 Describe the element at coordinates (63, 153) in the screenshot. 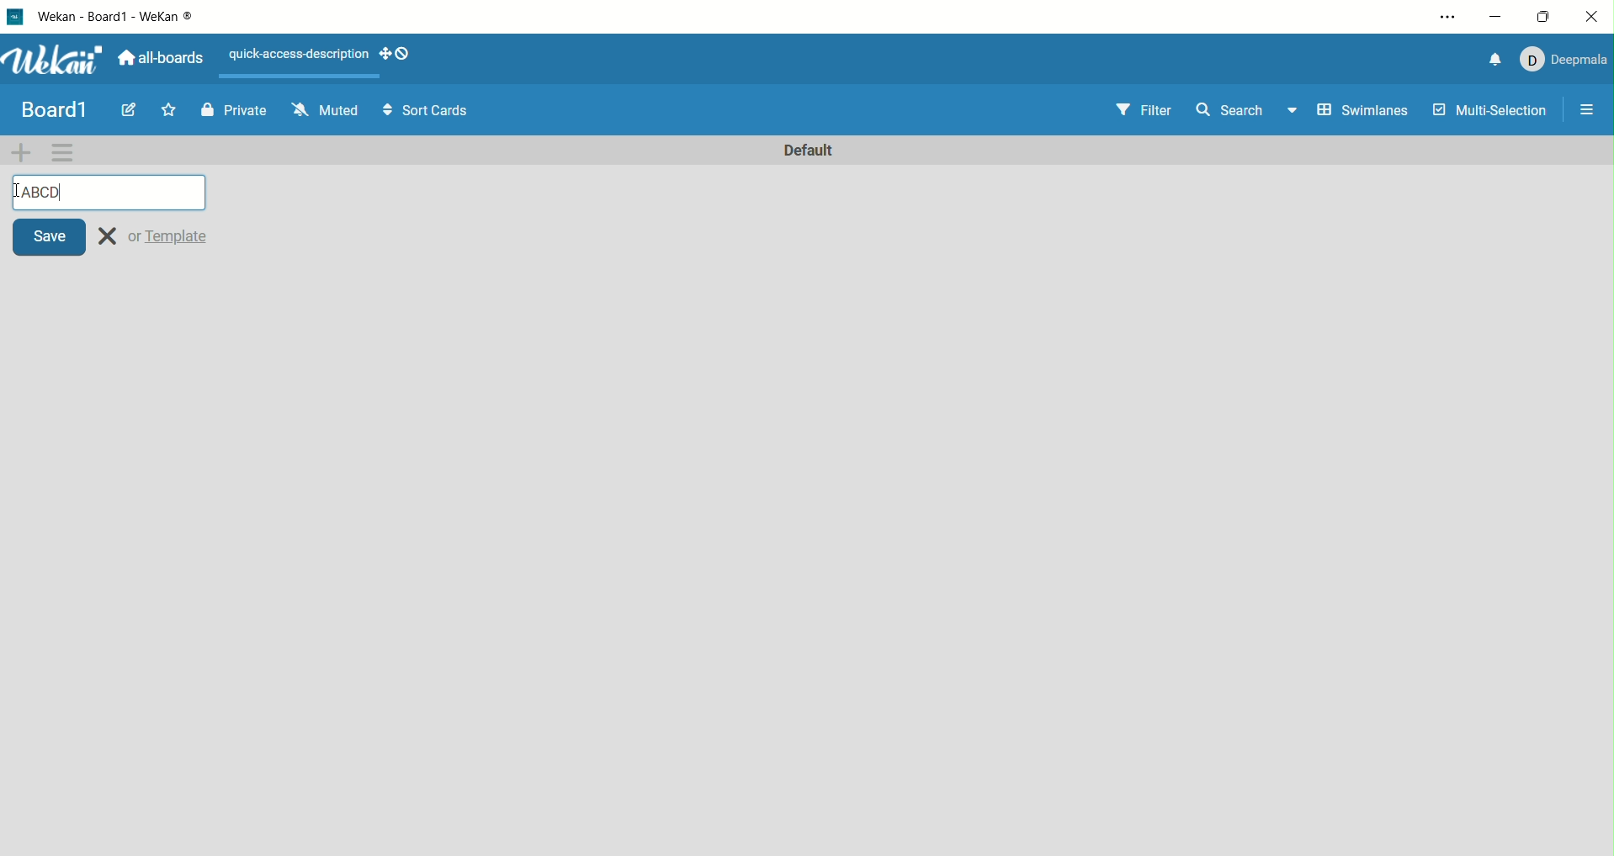

I see `swimlane actions` at that location.